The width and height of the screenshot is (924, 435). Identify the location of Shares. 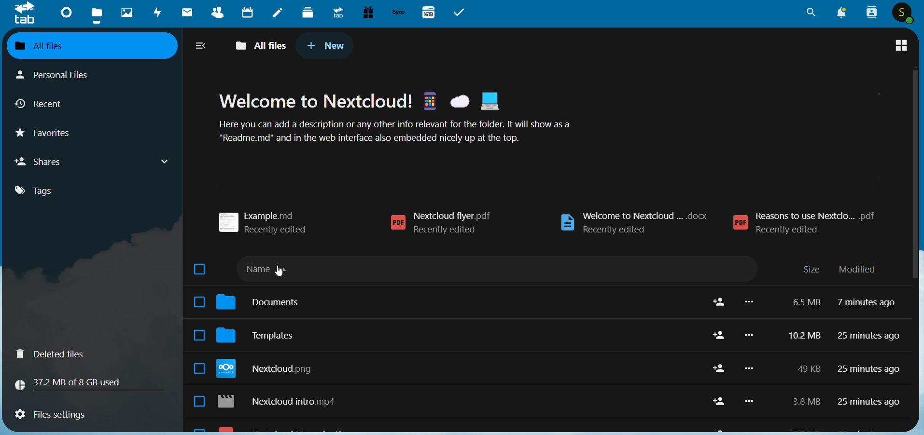
(92, 163).